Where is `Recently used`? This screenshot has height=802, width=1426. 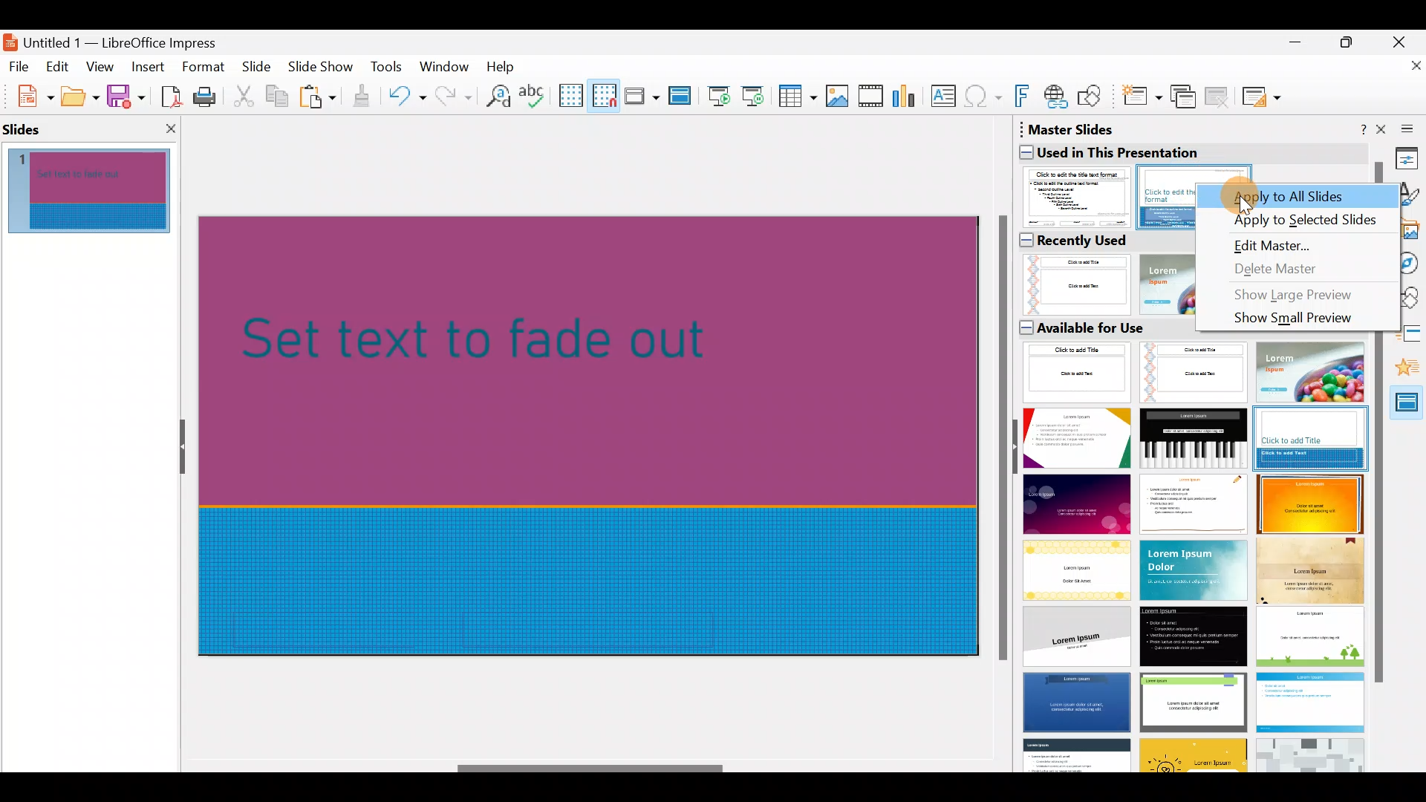
Recently used is located at coordinates (1078, 241).